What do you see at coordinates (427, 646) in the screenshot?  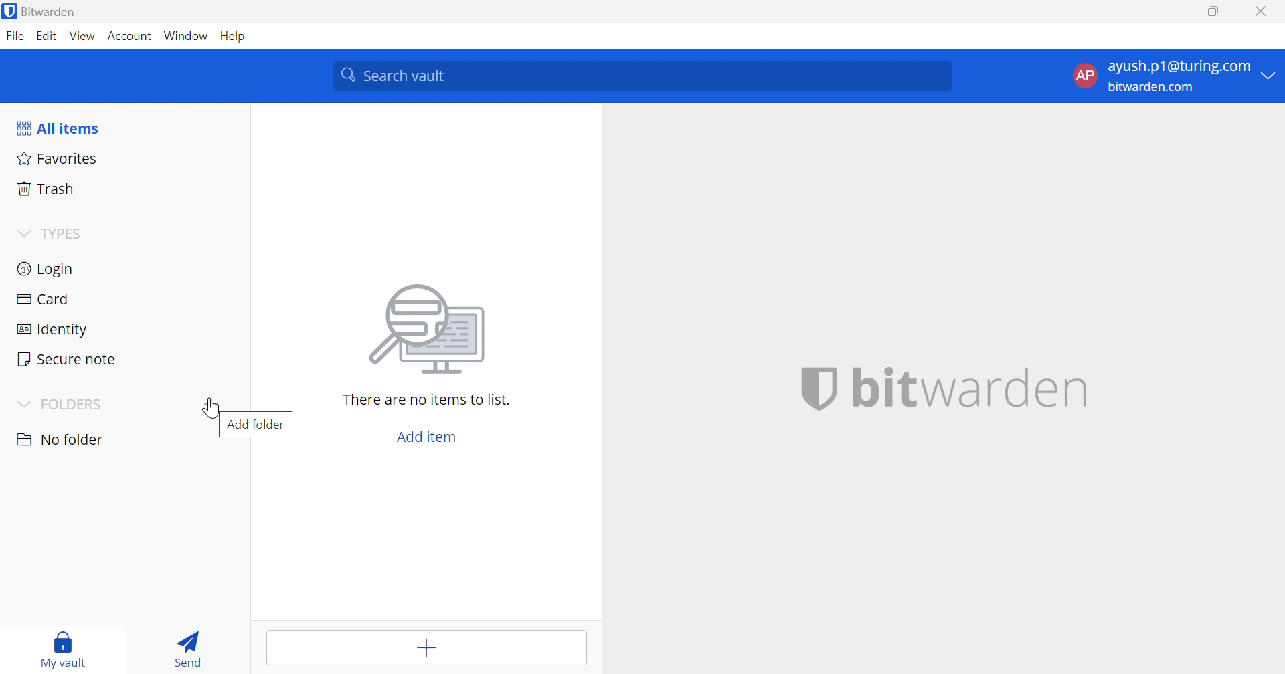 I see `Add item` at bounding box center [427, 646].